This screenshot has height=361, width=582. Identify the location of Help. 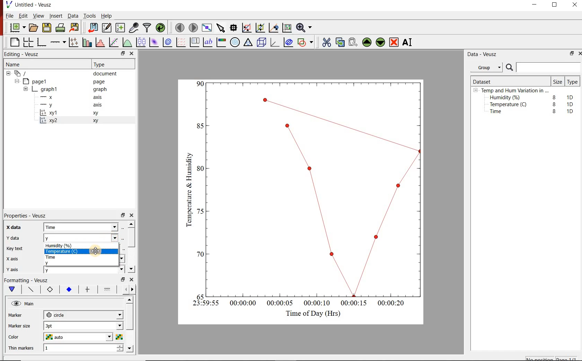
(107, 15).